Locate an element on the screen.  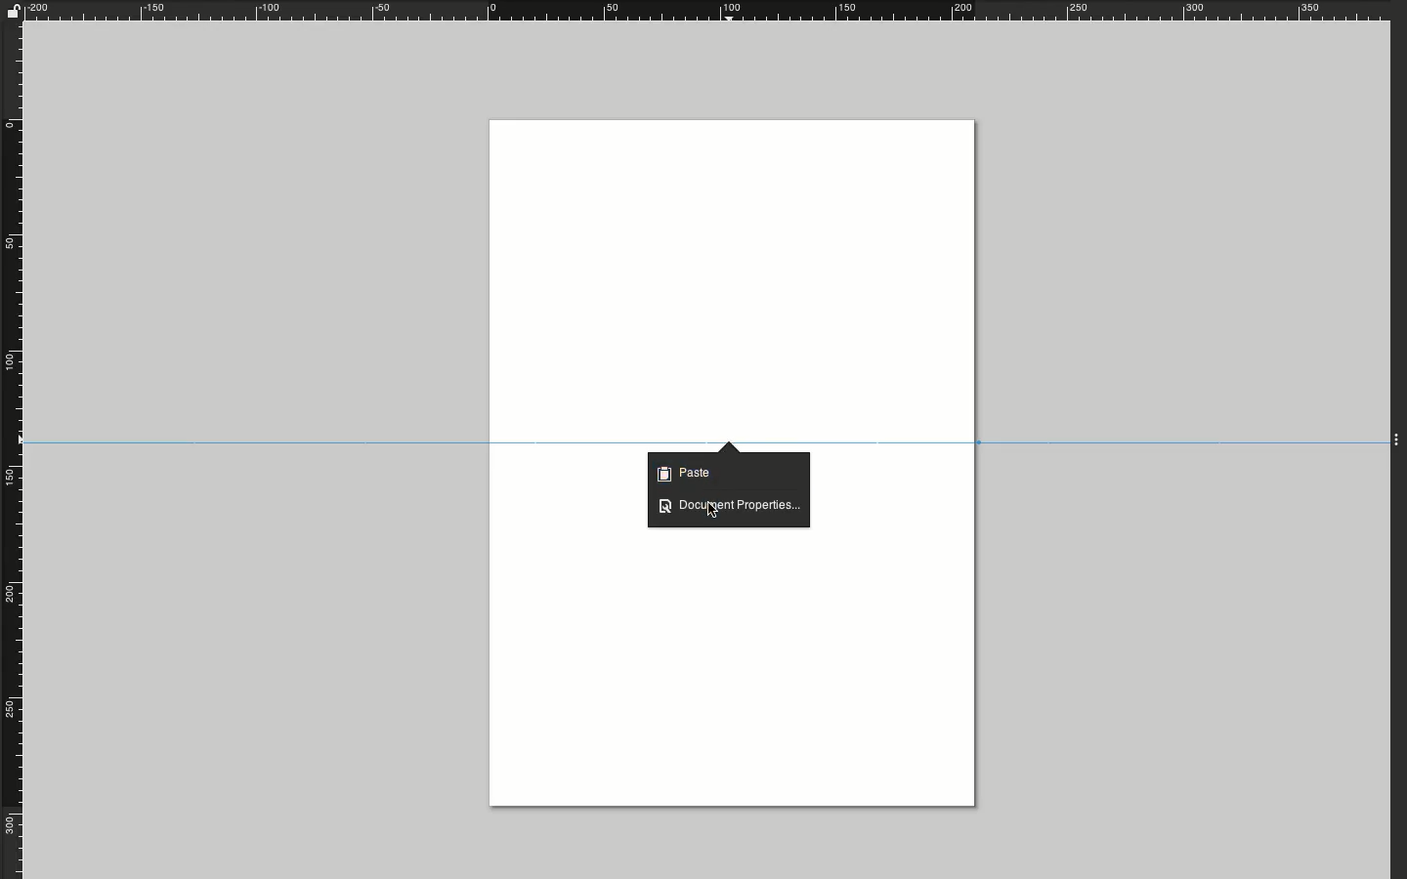
Rule is located at coordinates (13, 449).